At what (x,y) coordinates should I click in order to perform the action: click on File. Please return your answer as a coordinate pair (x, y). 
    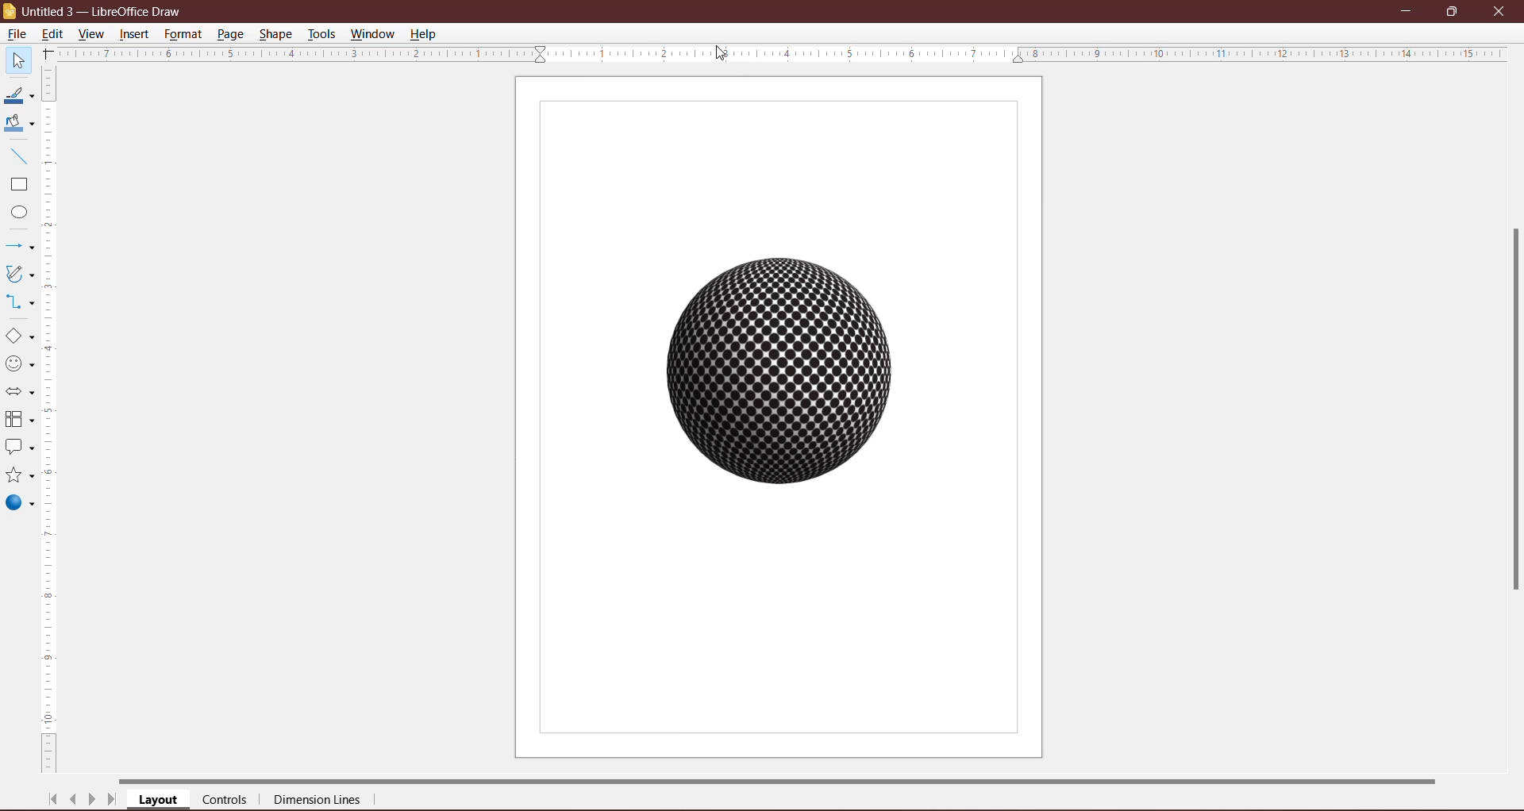
    Looking at the image, I should click on (16, 34).